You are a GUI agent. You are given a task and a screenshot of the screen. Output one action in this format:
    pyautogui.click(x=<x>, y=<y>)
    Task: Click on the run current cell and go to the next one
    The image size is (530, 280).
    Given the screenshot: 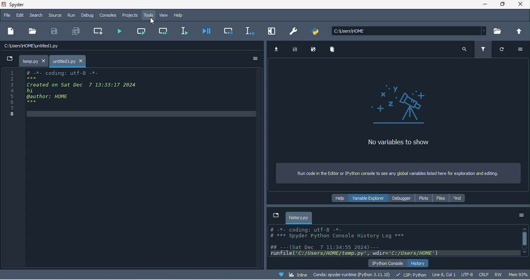 What is the action you would take?
    pyautogui.click(x=162, y=30)
    